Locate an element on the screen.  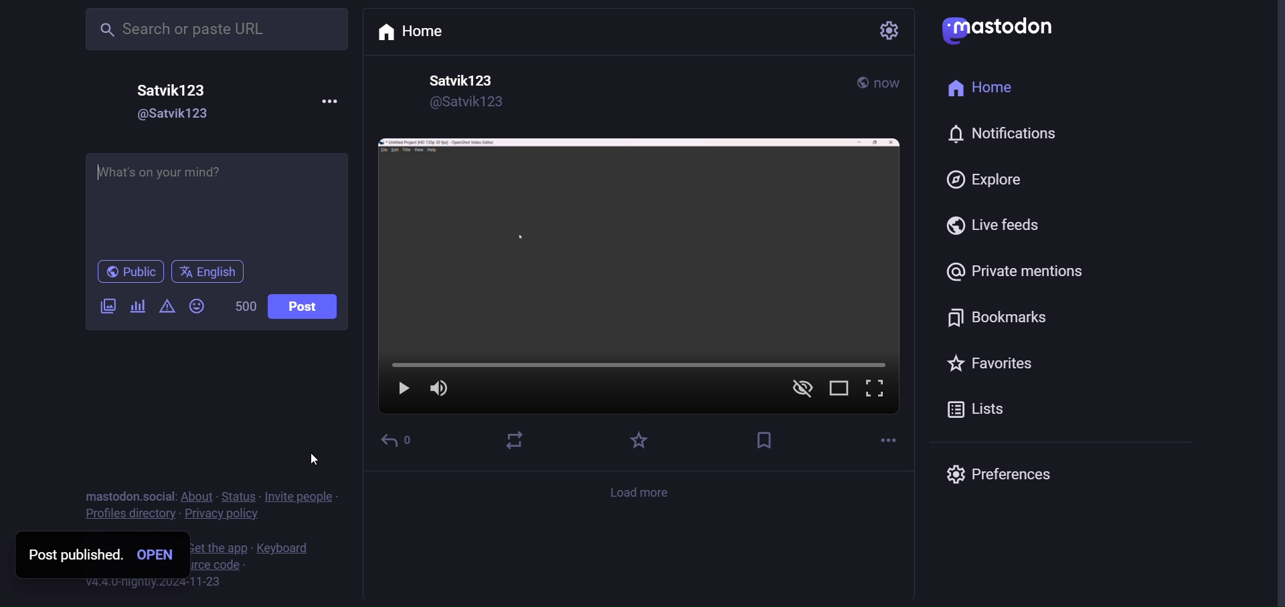
preferences is located at coordinates (1003, 473).